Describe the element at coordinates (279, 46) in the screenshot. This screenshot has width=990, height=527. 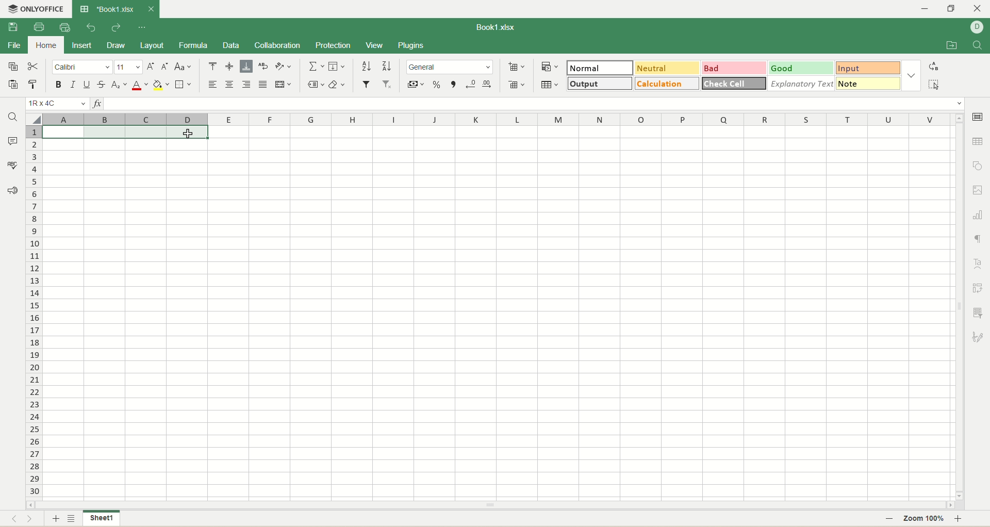
I see `collaboration` at that location.